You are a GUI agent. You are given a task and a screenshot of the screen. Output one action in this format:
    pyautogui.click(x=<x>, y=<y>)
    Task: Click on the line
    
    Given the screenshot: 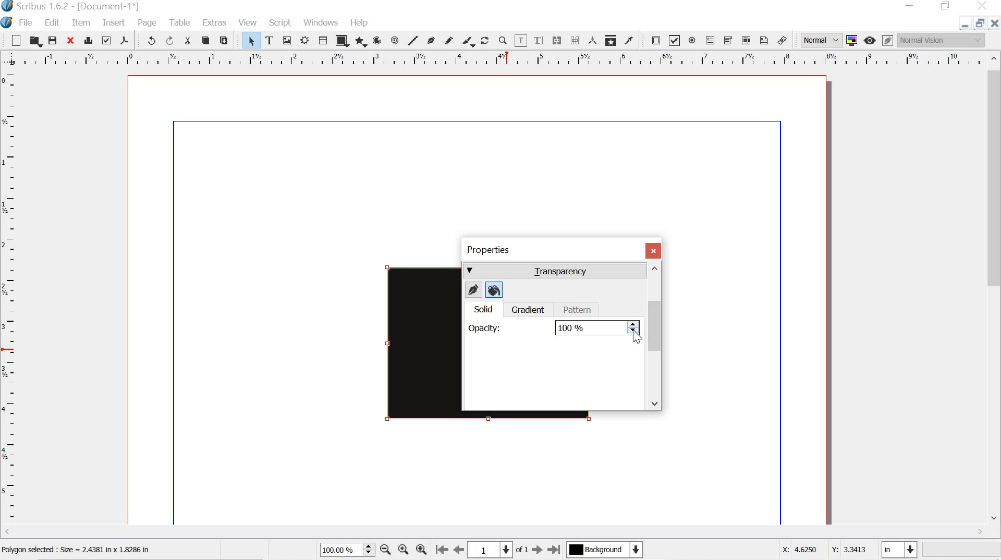 What is the action you would take?
    pyautogui.click(x=413, y=40)
    